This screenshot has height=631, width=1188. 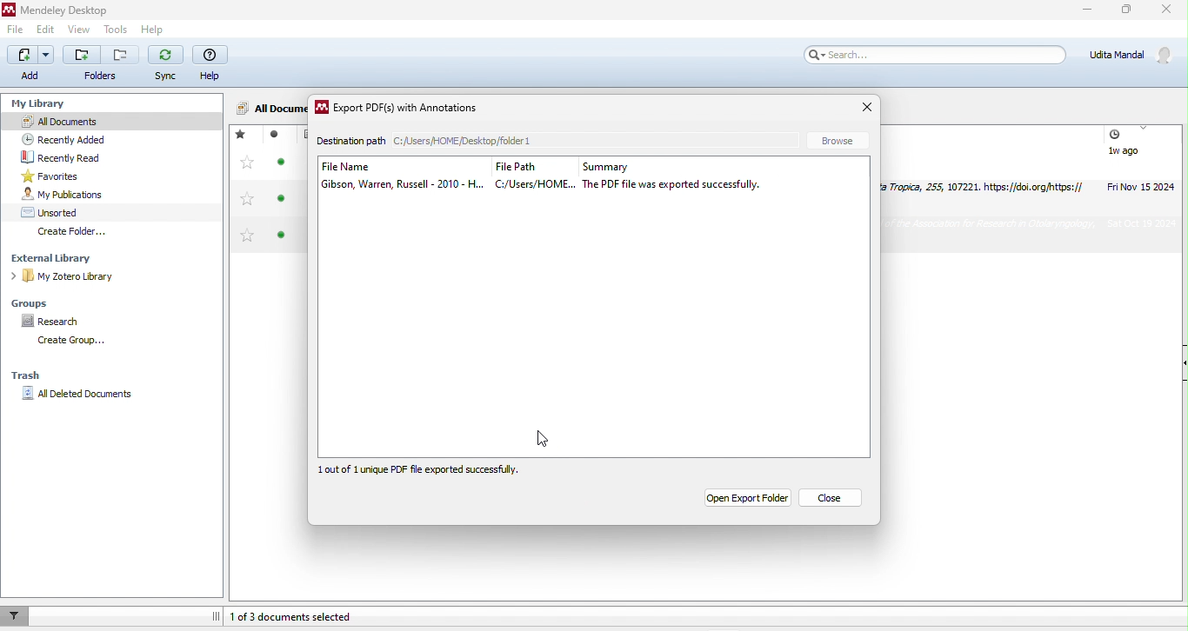 I want to click on Summary
... The PDF file was exported successfully., so click(x=701, y=176).